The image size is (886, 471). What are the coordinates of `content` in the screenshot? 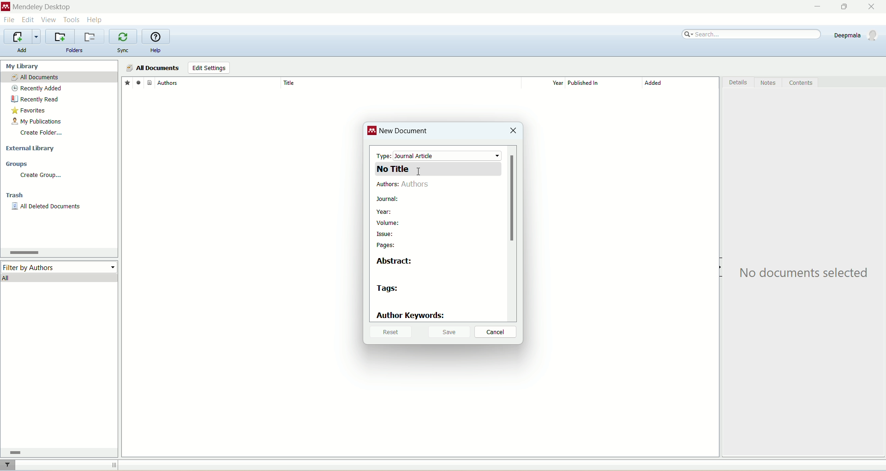 It's located at (801, 83).